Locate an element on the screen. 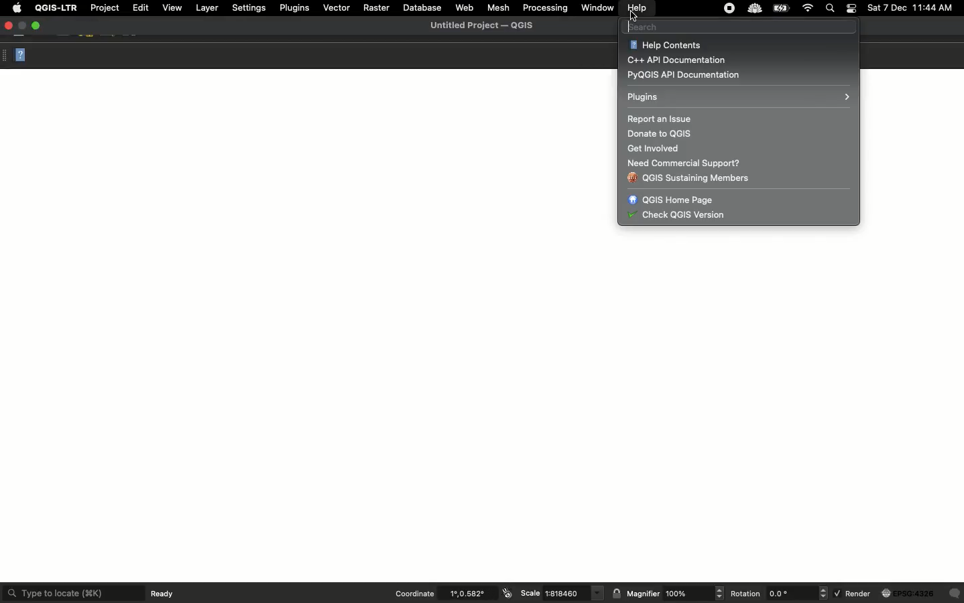 This screenshot has width=964, height=603. Donate to QGIS is located at coordinates (662, 133).